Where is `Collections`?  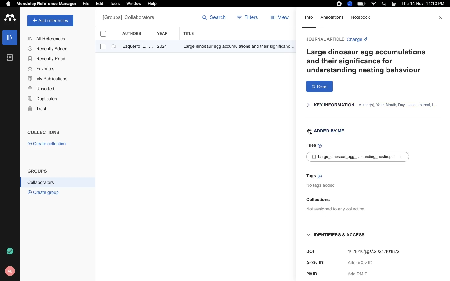
Collections is located at coordinates (319, 199).